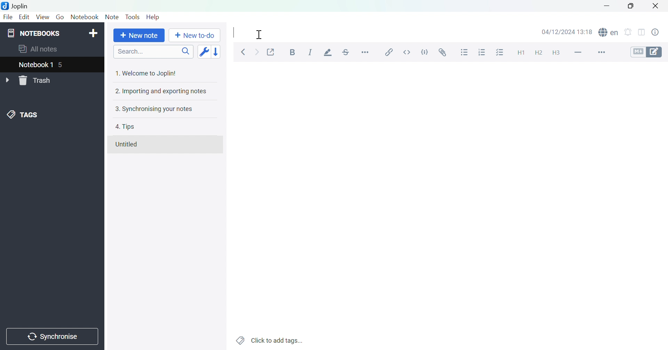 Image resolution: width=668 pixels, height=350 pixels. I want to click on Trash, so click(36, 81).